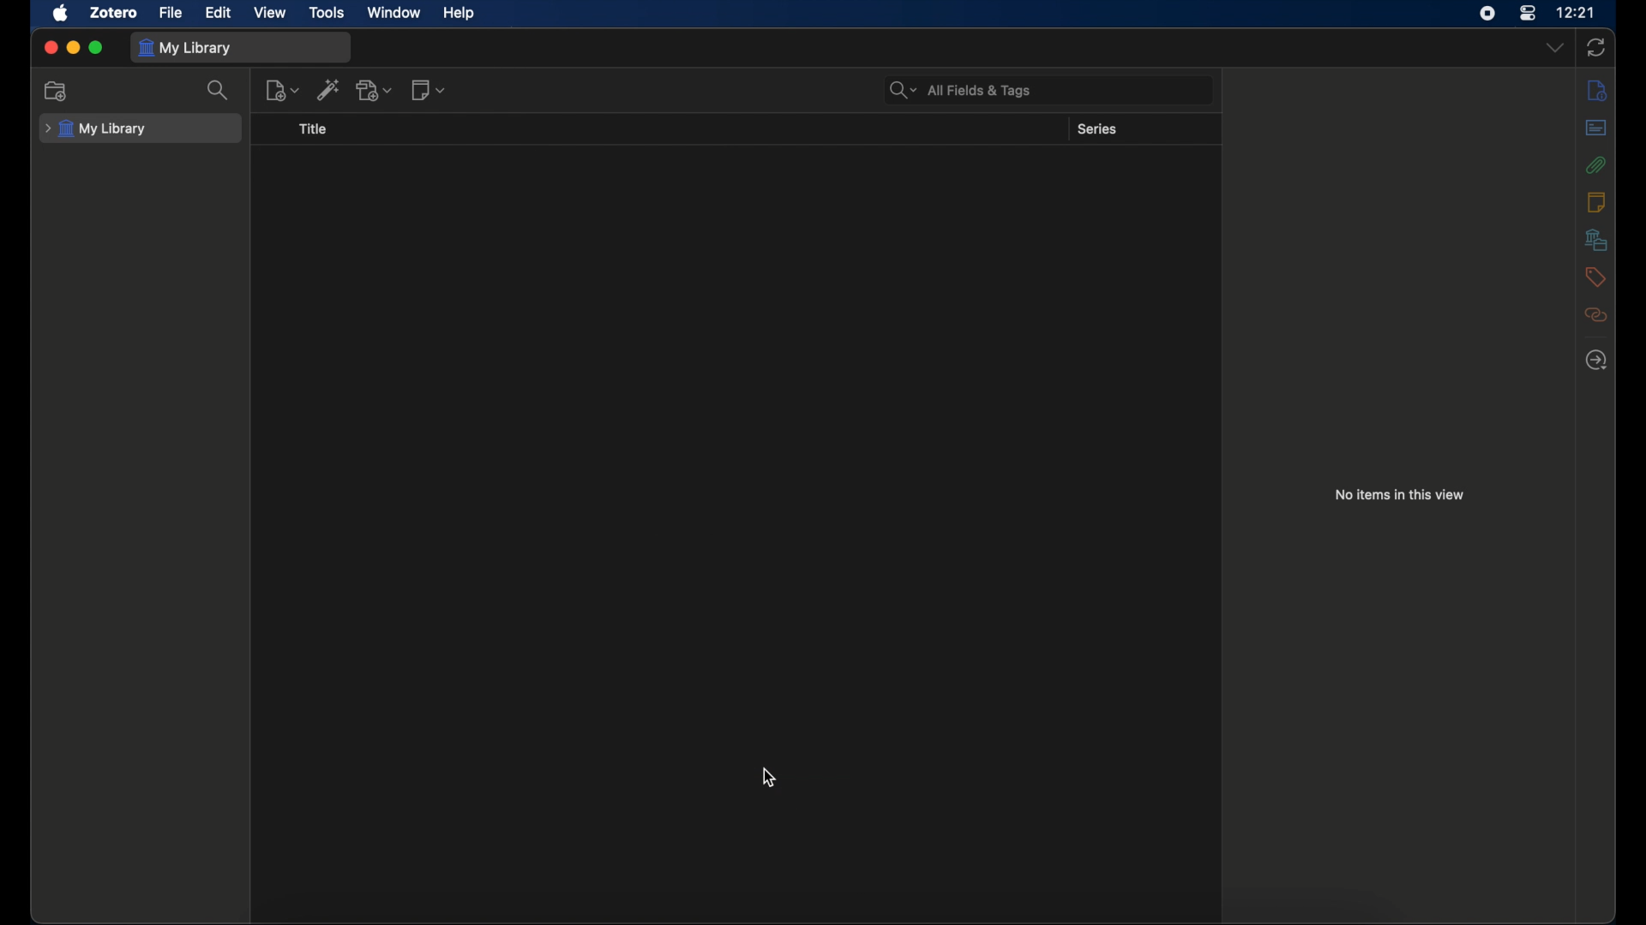 This screenshot has width=1646, height=925. I want to click on attachments, so click(1596, 315).